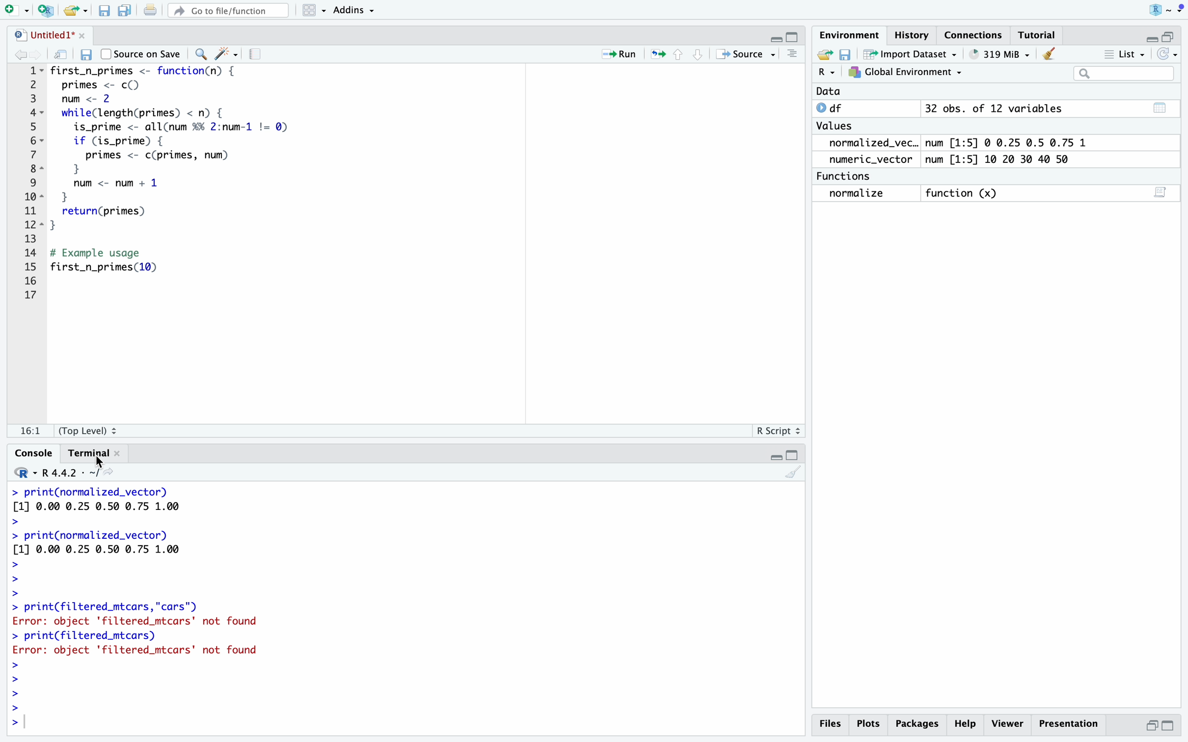  Describe the element at coordinates (918, 724) in the screenshot. I see `Packages` at that location.